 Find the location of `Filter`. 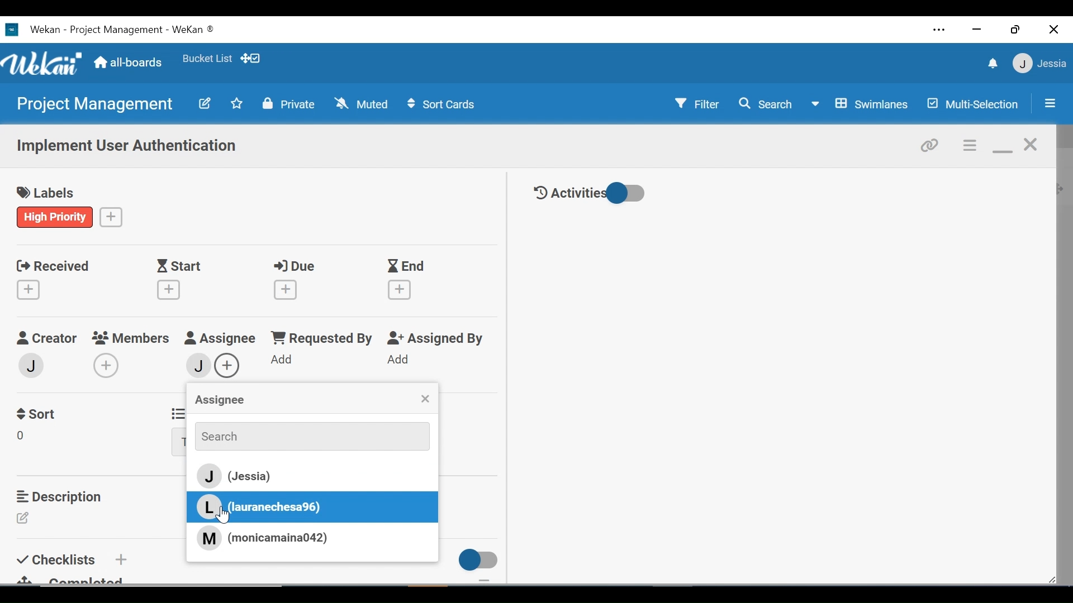

Filter is located at coordinates (698, 103).